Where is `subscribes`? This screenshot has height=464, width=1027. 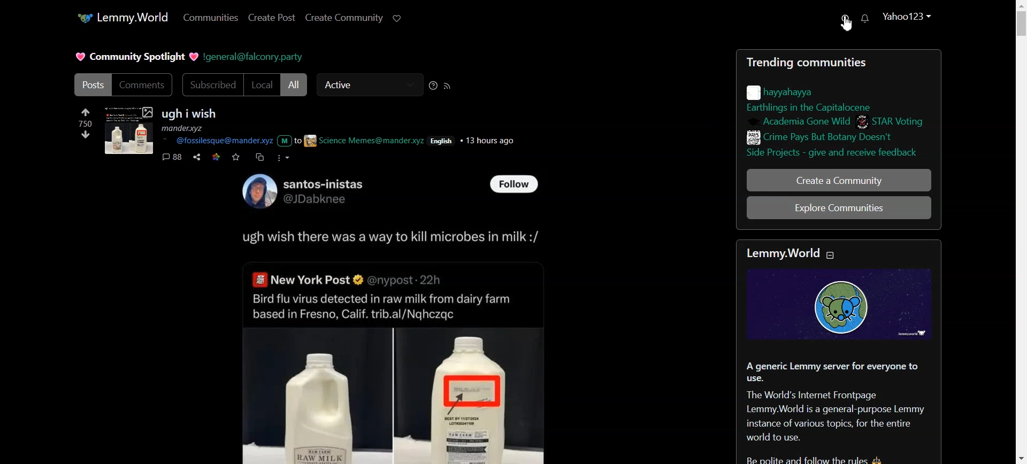
subscribes is located at coordinates (209, 84).